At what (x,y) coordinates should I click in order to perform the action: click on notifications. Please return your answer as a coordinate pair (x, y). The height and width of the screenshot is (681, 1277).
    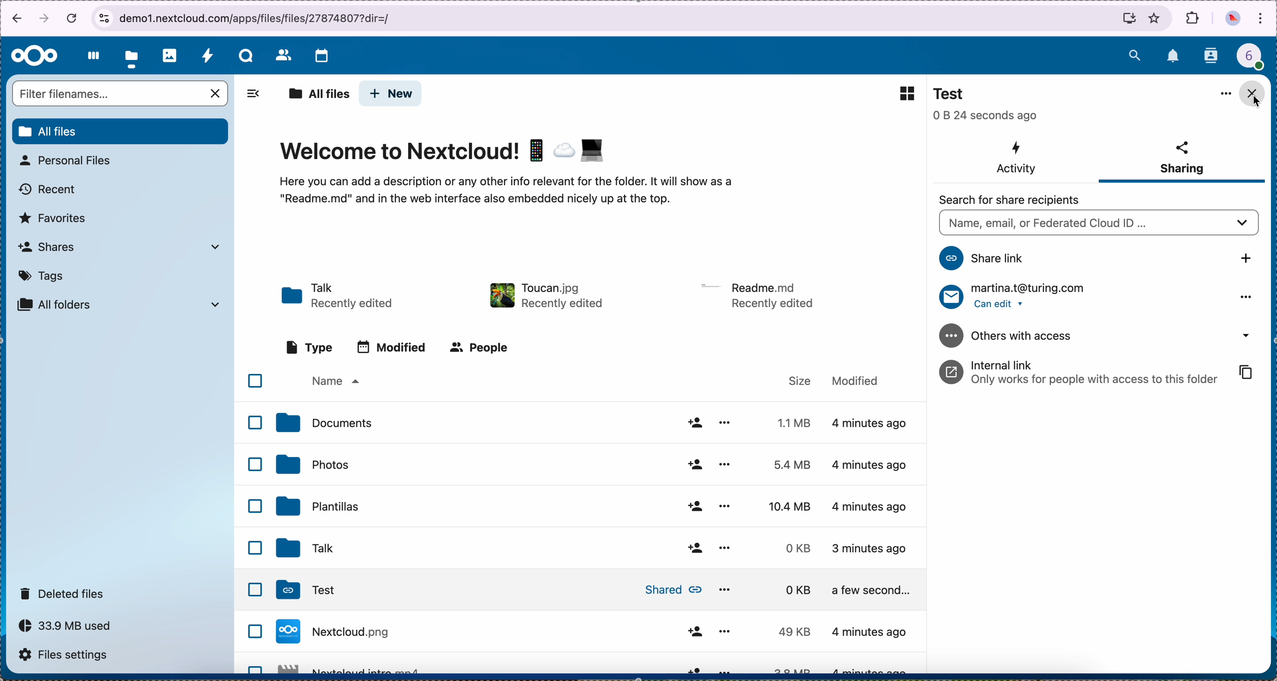
    Looking at the image, I should click on (1174, 57).